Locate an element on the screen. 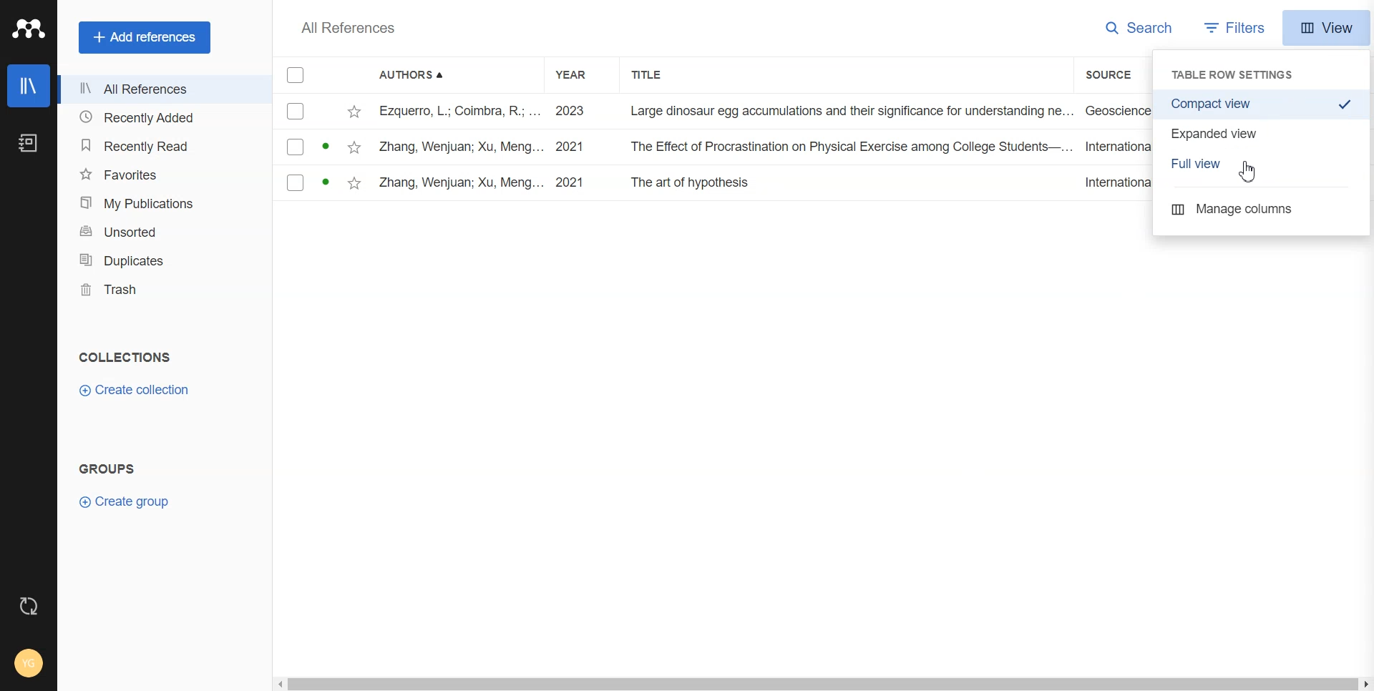  Text  is located at coordinates (128, 356).